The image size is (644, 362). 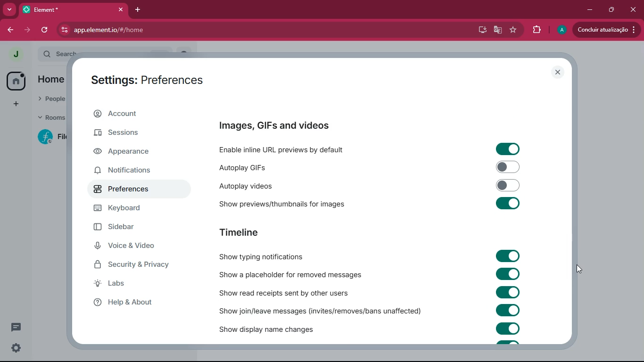 I want to click on show previews/thumbnails for images, so click(x=295, y=203).